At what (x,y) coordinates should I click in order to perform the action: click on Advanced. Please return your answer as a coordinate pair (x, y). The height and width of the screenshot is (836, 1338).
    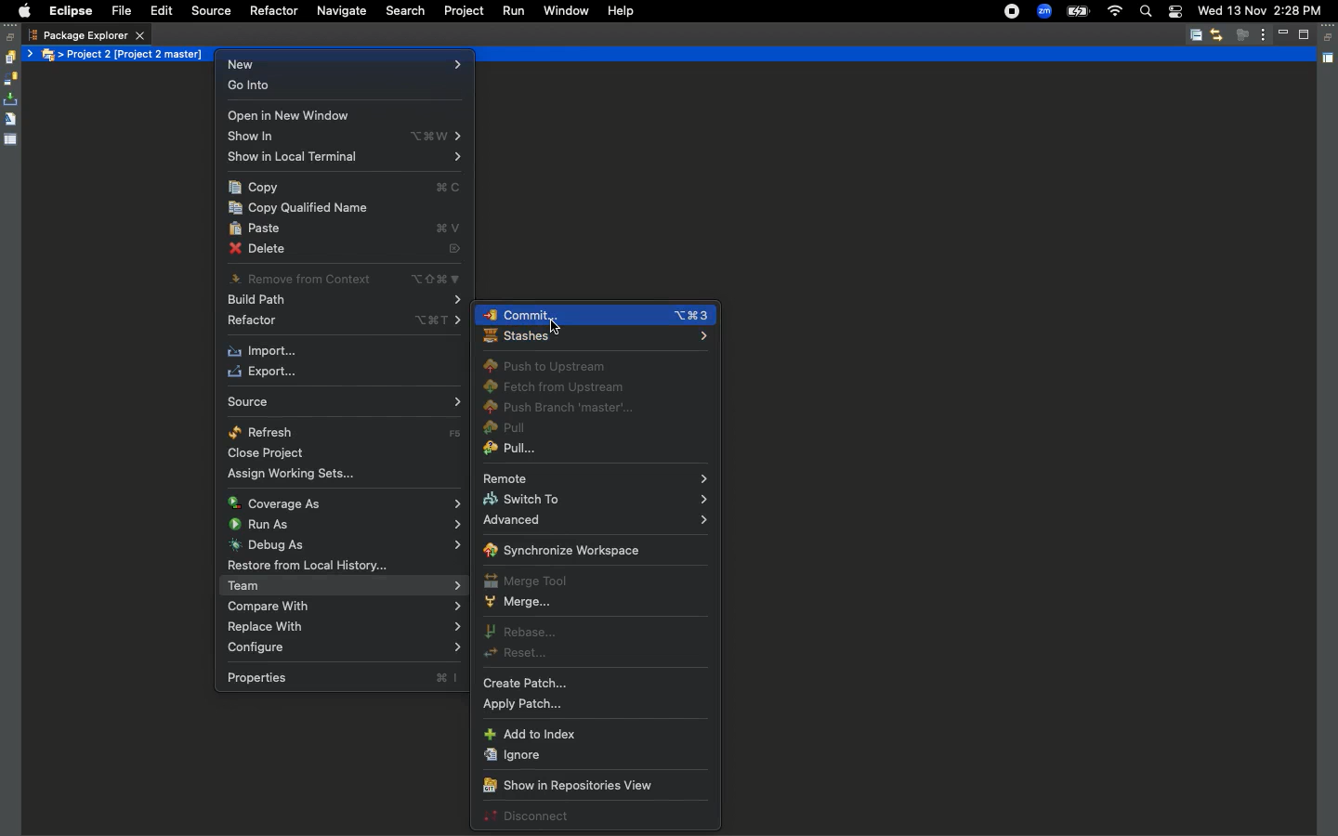
    Looking at the image, I should click on (594, 522).